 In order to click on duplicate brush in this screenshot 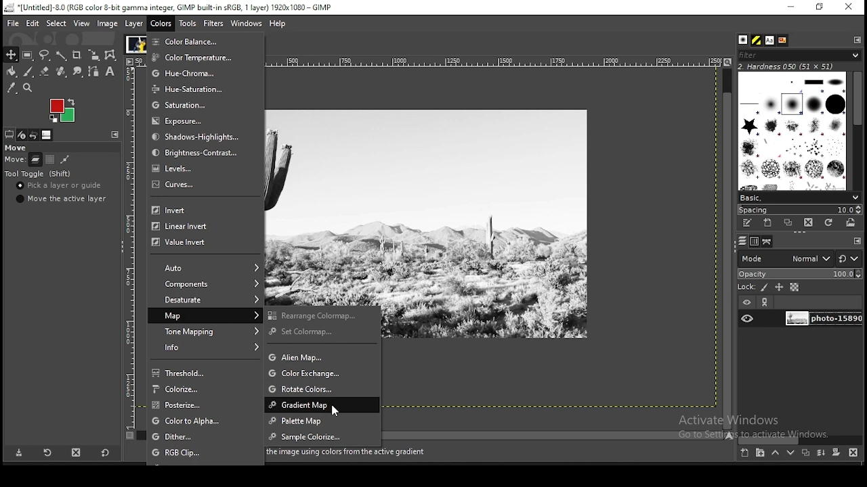, I will do `click(788, 223)`.